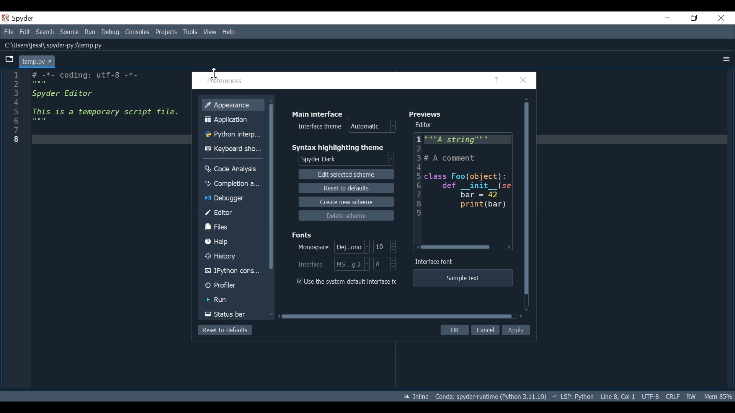 Image resolution: width=735 pixels, height=413 pixels. What do you see at coordinates (434, 261) in the screenshot?
I see `Interface text` at bounding box center [434, 261].